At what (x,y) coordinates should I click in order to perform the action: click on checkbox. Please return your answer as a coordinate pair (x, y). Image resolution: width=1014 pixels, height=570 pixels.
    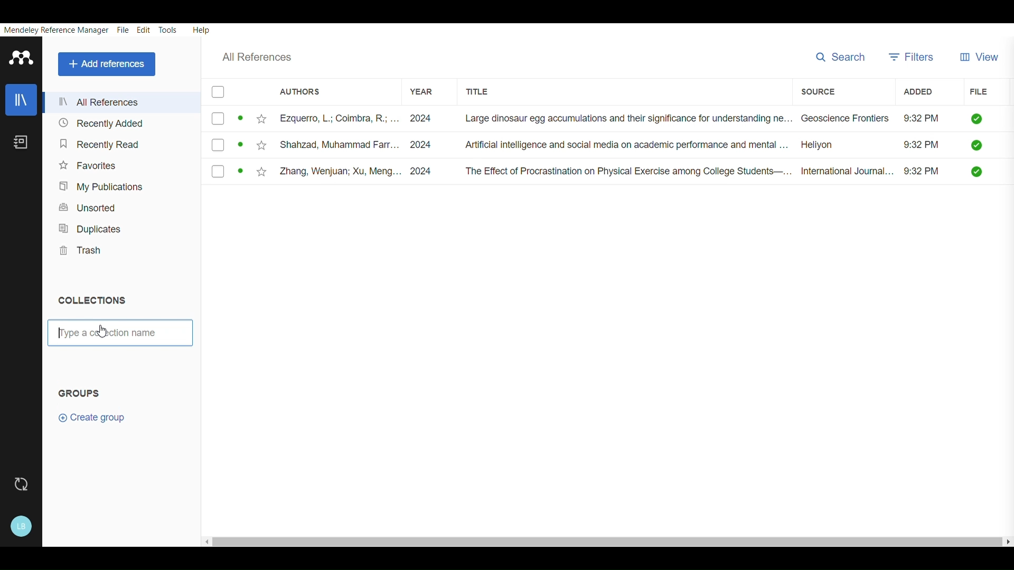
    Looking at the image, I should click on (221, 92).